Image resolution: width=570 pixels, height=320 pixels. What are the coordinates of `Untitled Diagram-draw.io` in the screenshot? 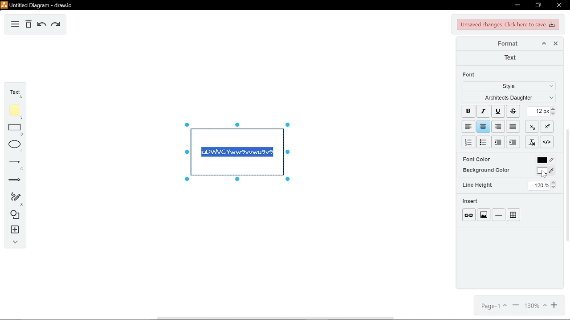 It's located at (38, 5).